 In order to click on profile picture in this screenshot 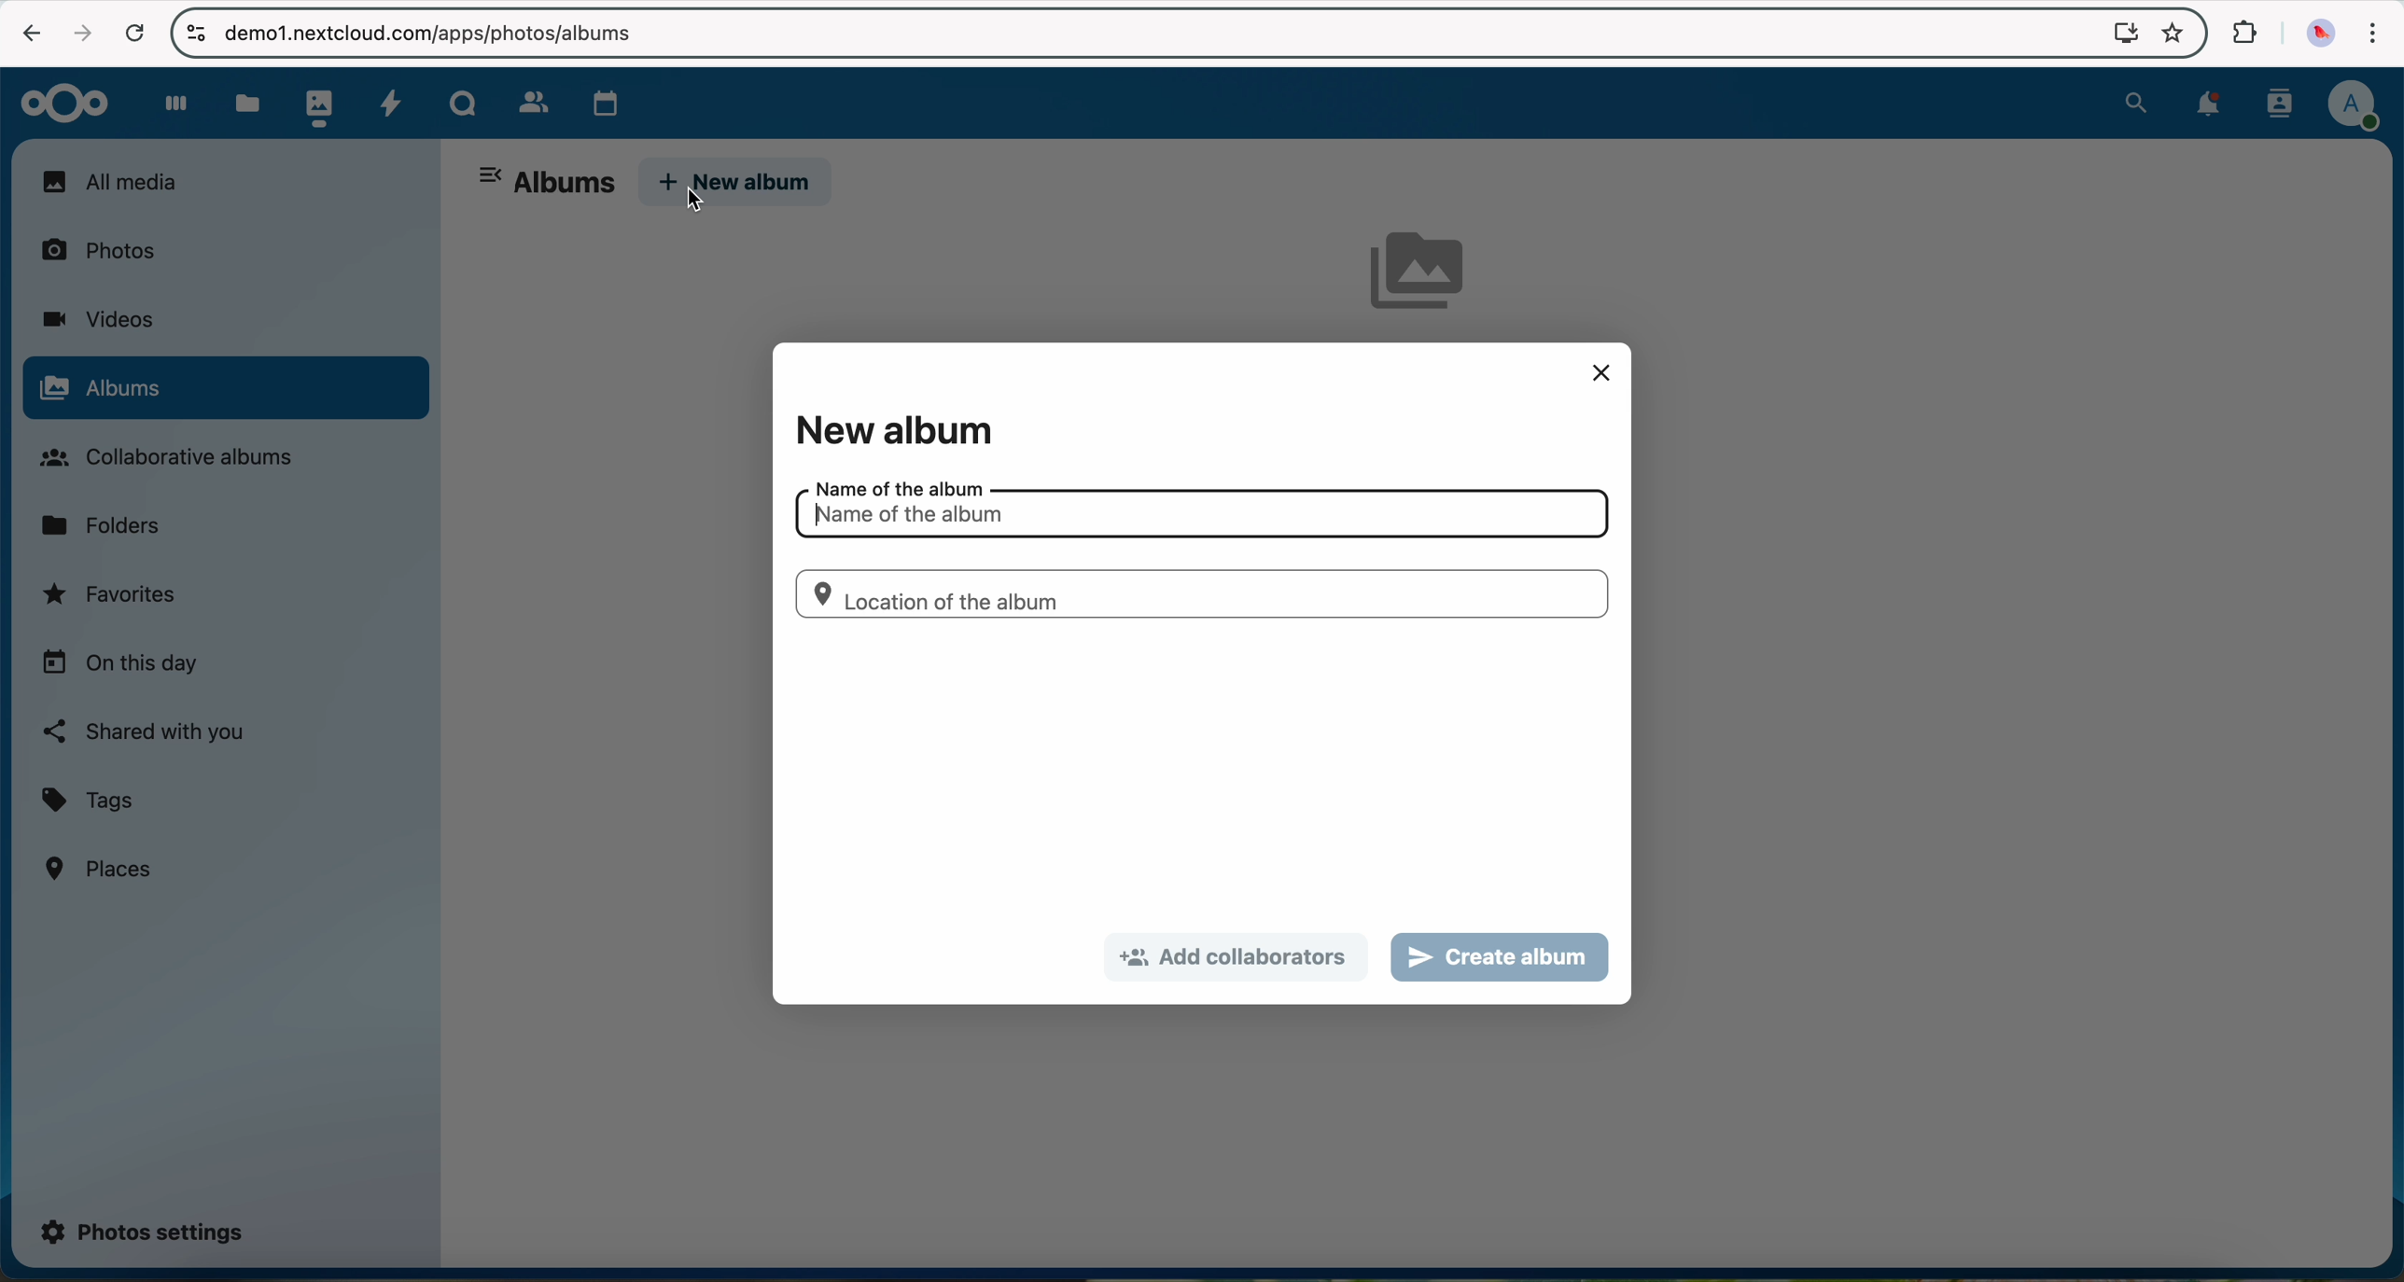, I will do `click(2316, 35)`.